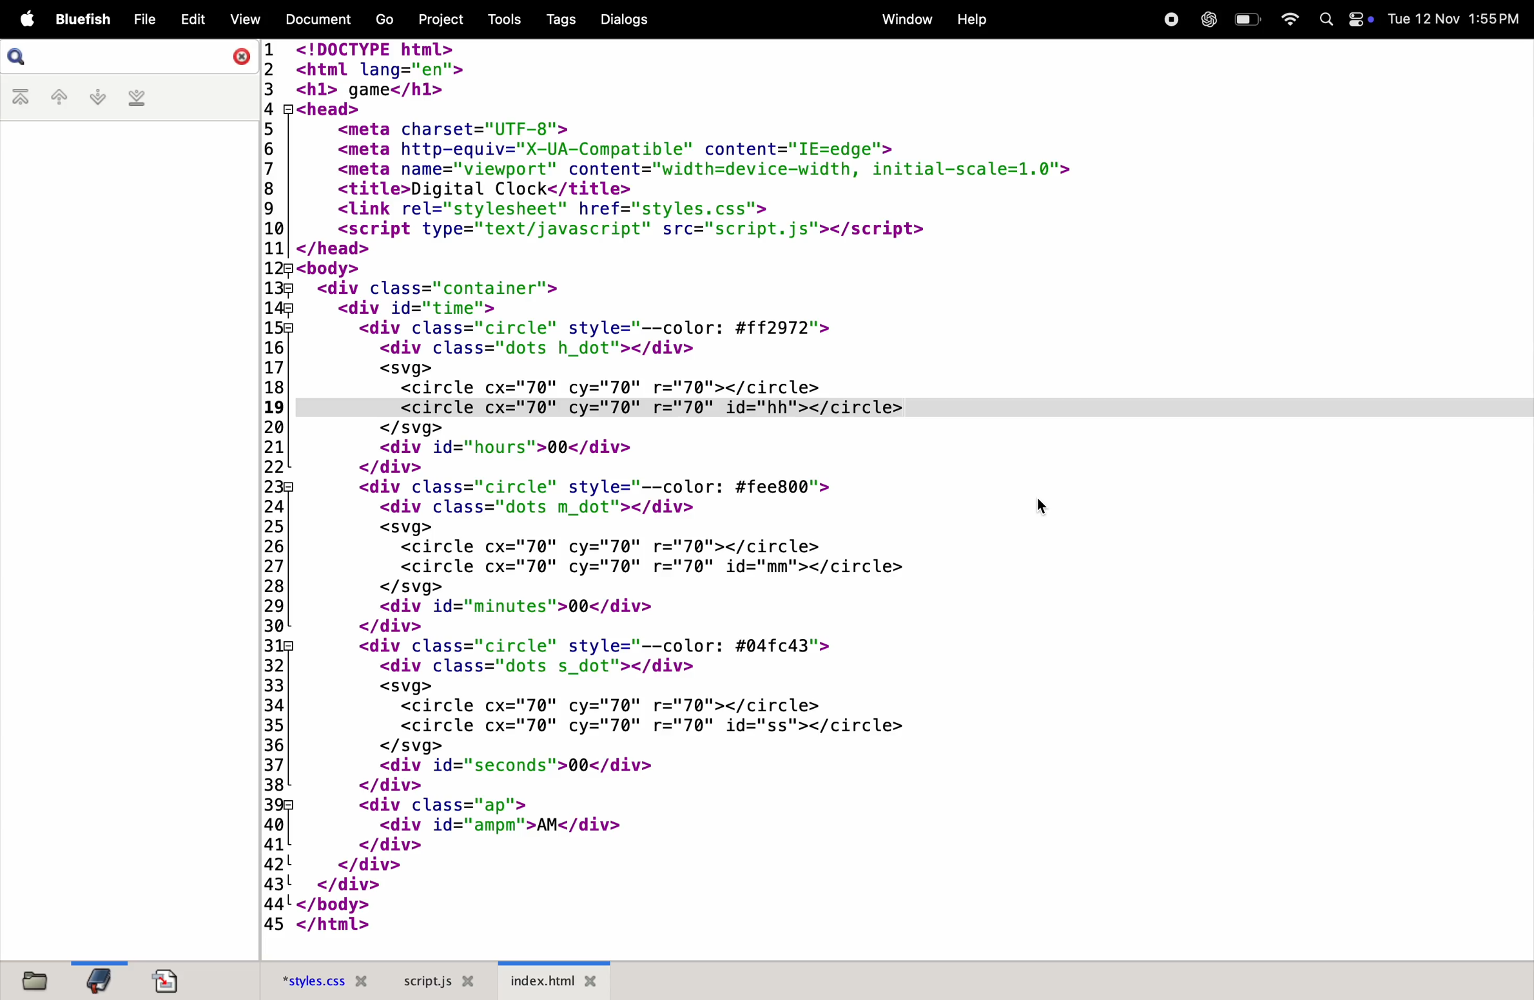 The height and width of the screenshot is (1000, 1534). What do you see at coordinates (1041, 504) in the screenshot?
I see `Cursor` at bounding box center [1041, 504].